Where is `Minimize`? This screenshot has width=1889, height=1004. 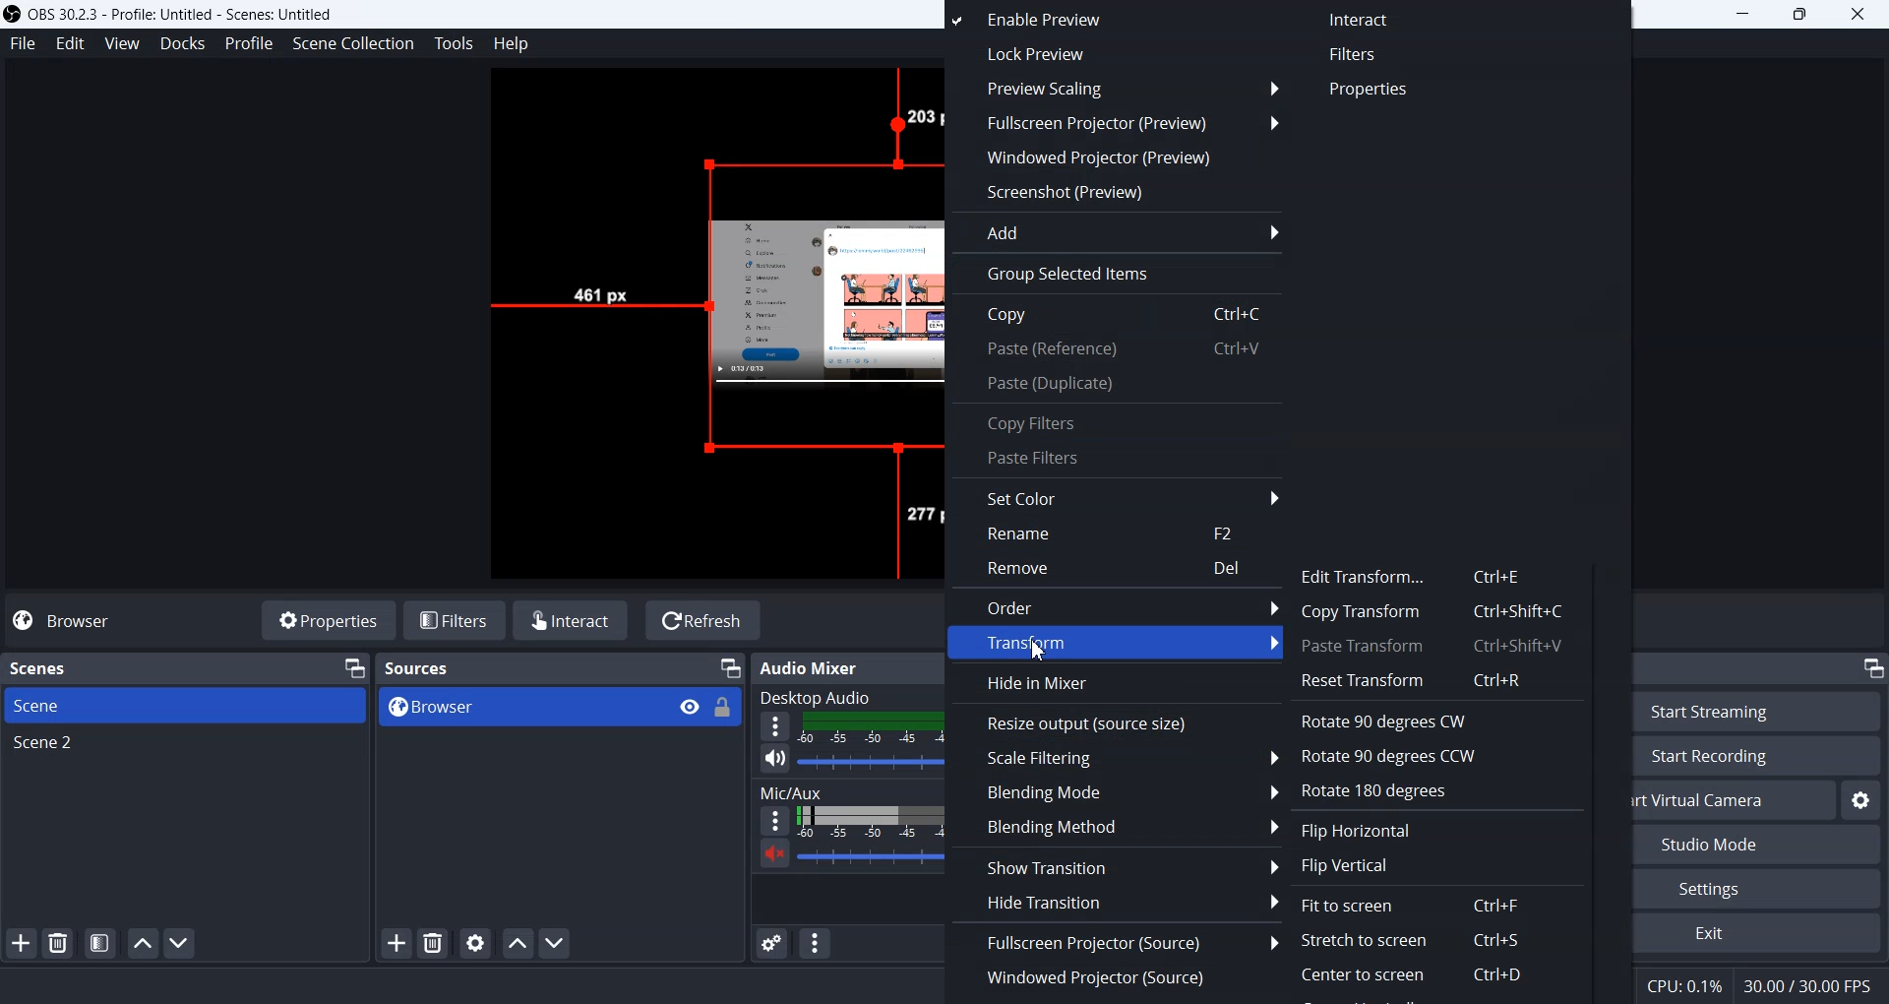
Minimize is located at coordinates (1871, 667).